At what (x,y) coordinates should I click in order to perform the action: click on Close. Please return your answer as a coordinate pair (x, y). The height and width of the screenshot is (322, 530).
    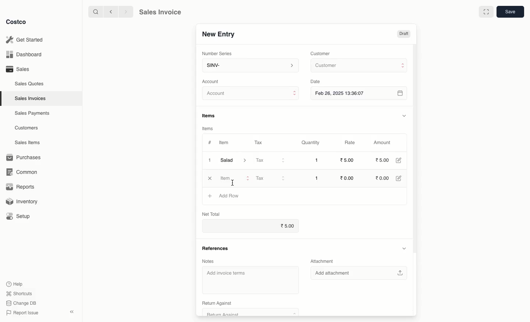
    Looking at the image, I should click on (210, 178).